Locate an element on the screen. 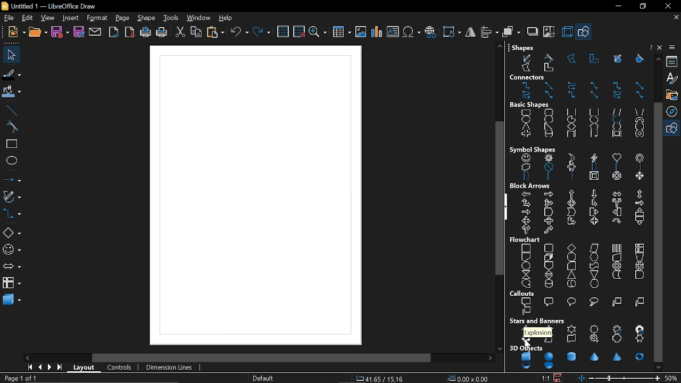  tools is located at coordinates (171, 18).